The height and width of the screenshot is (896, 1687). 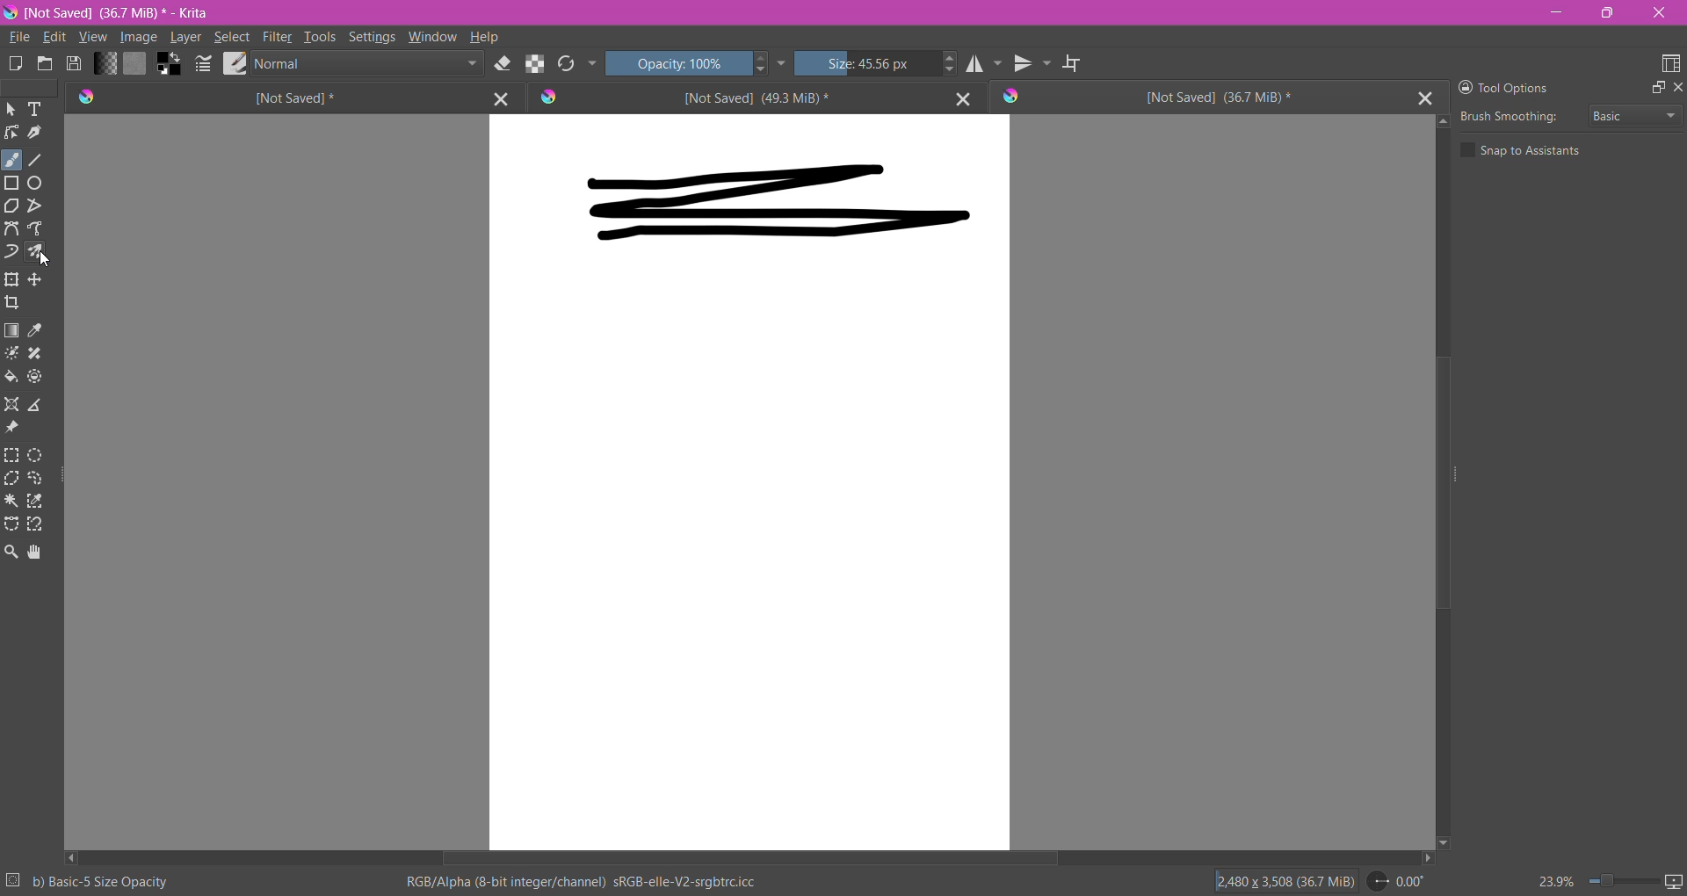 What do you see at coordinates (12, 183) in the screenshot?
I see `Rectangle Tool` at bounding box center [12, 183].